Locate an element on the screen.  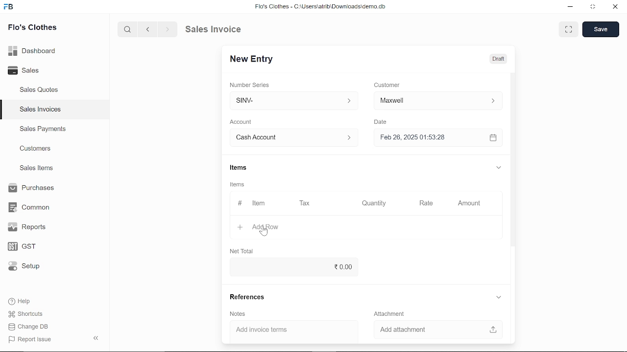
New Entry is located at coordinates (255, 59).